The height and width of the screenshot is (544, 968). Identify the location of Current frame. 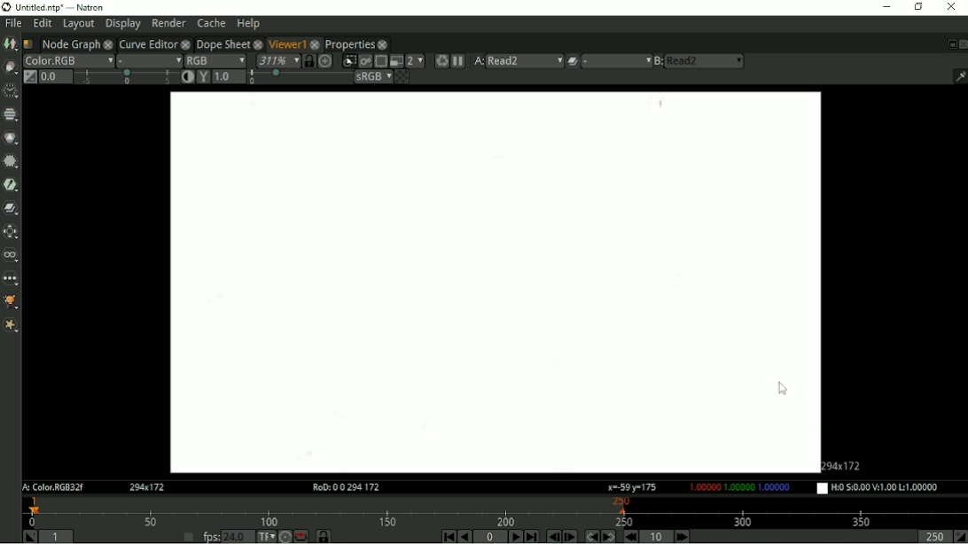
(490, 537).